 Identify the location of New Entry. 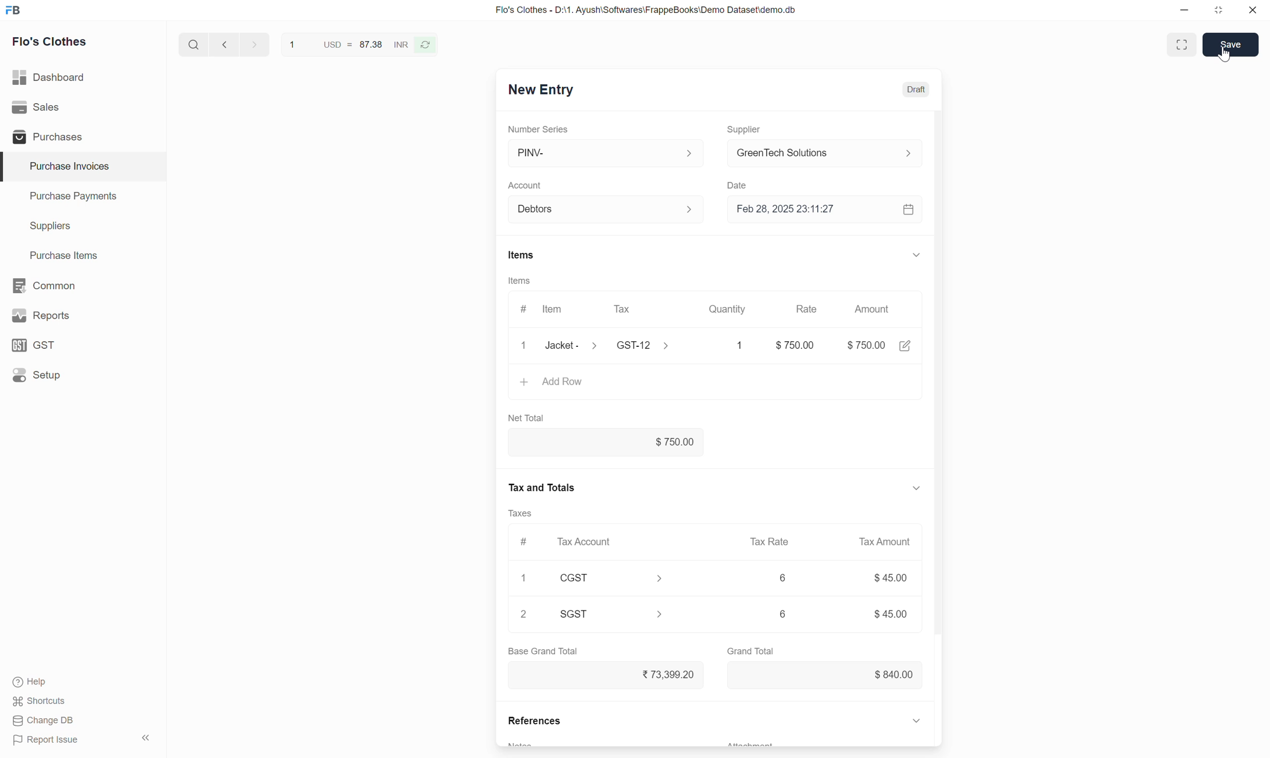
(541, 90).